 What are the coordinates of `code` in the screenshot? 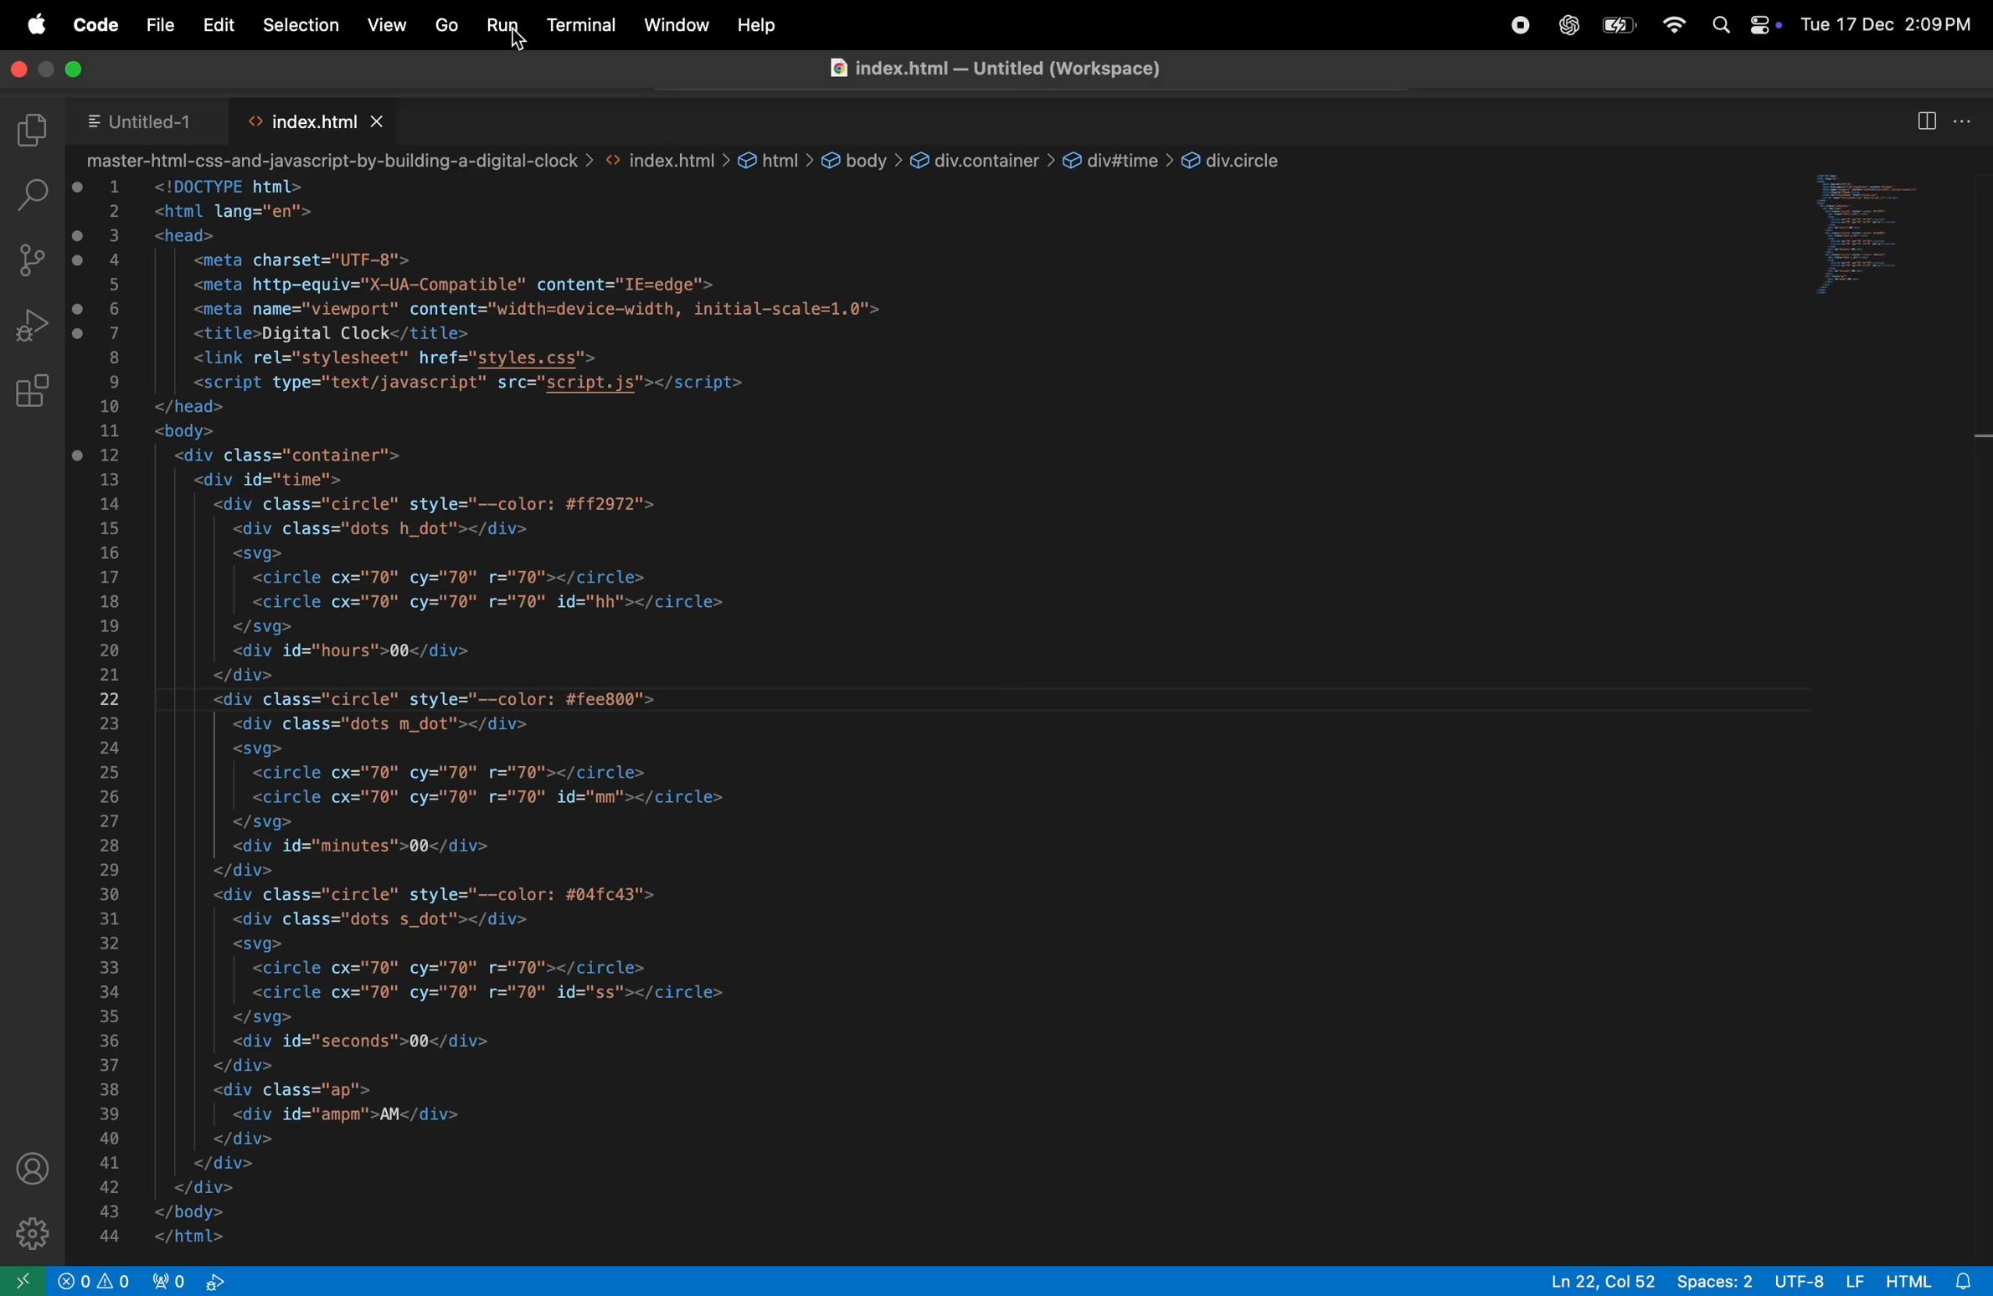 It's located at (94, 25).